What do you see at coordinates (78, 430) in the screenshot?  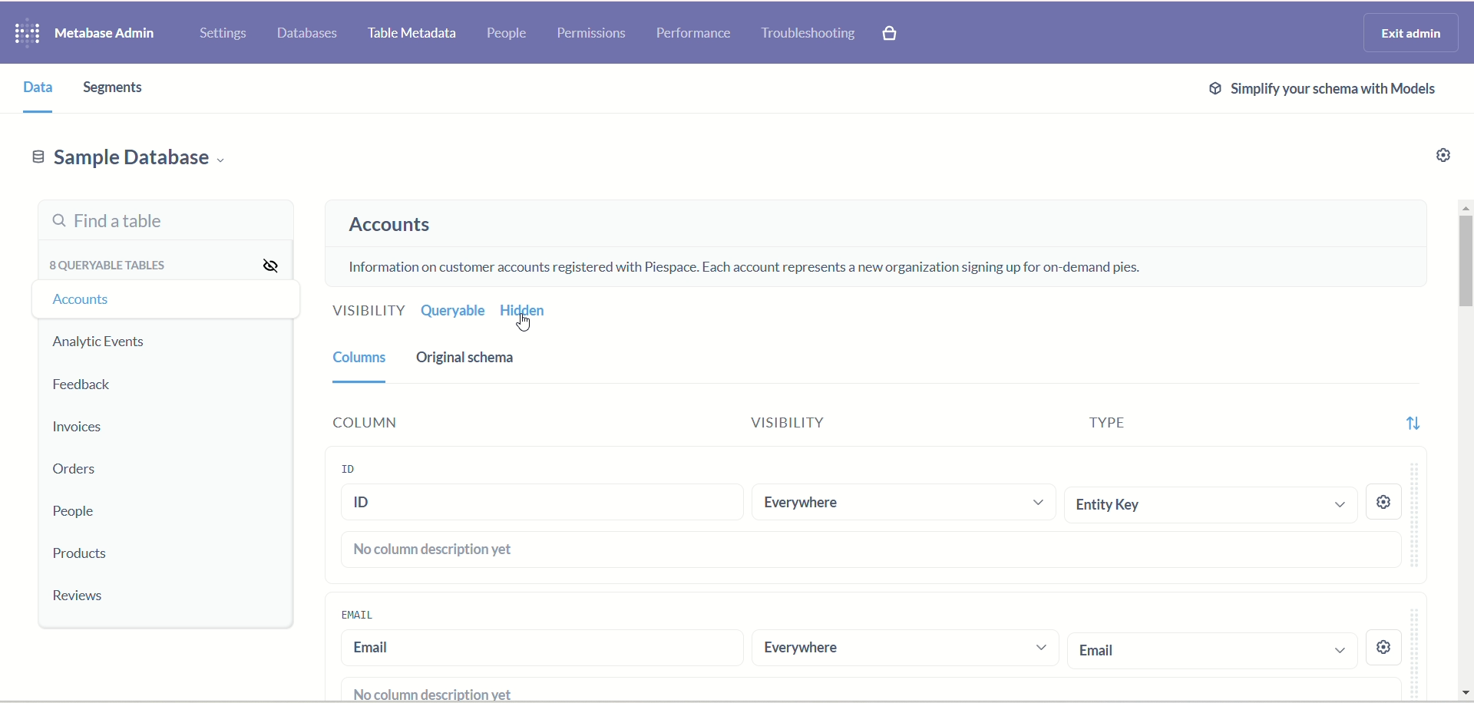 I see `invoices` at bounding box center [78, 430].